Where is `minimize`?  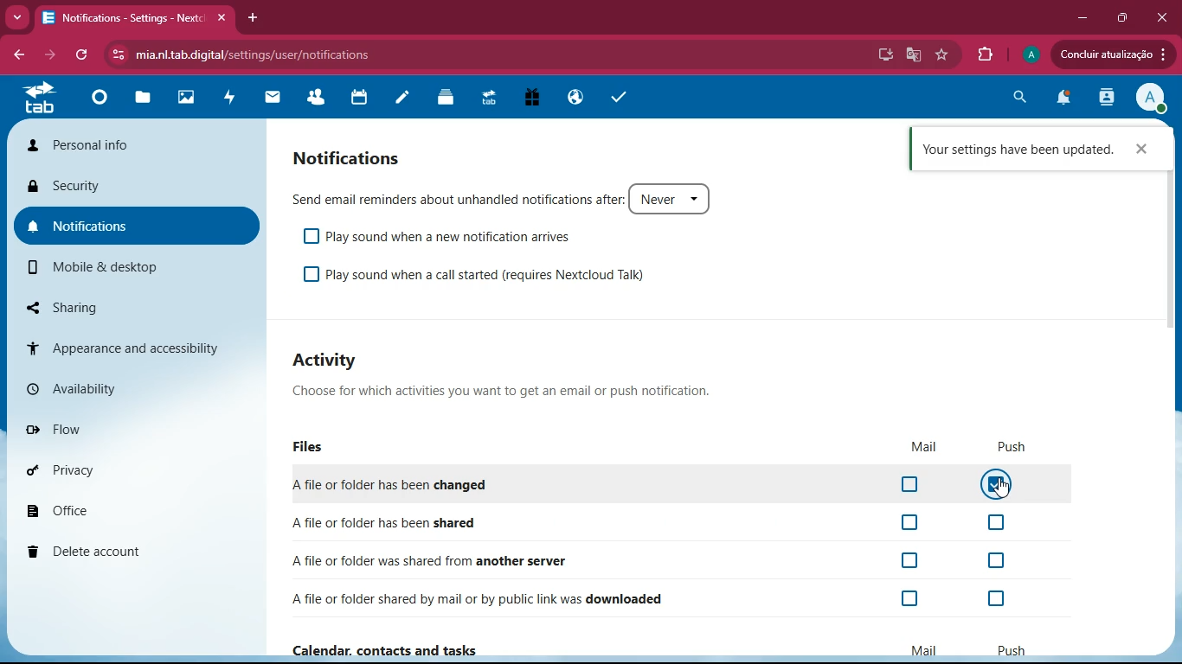 minimize is located at coordinates (1082, 16).